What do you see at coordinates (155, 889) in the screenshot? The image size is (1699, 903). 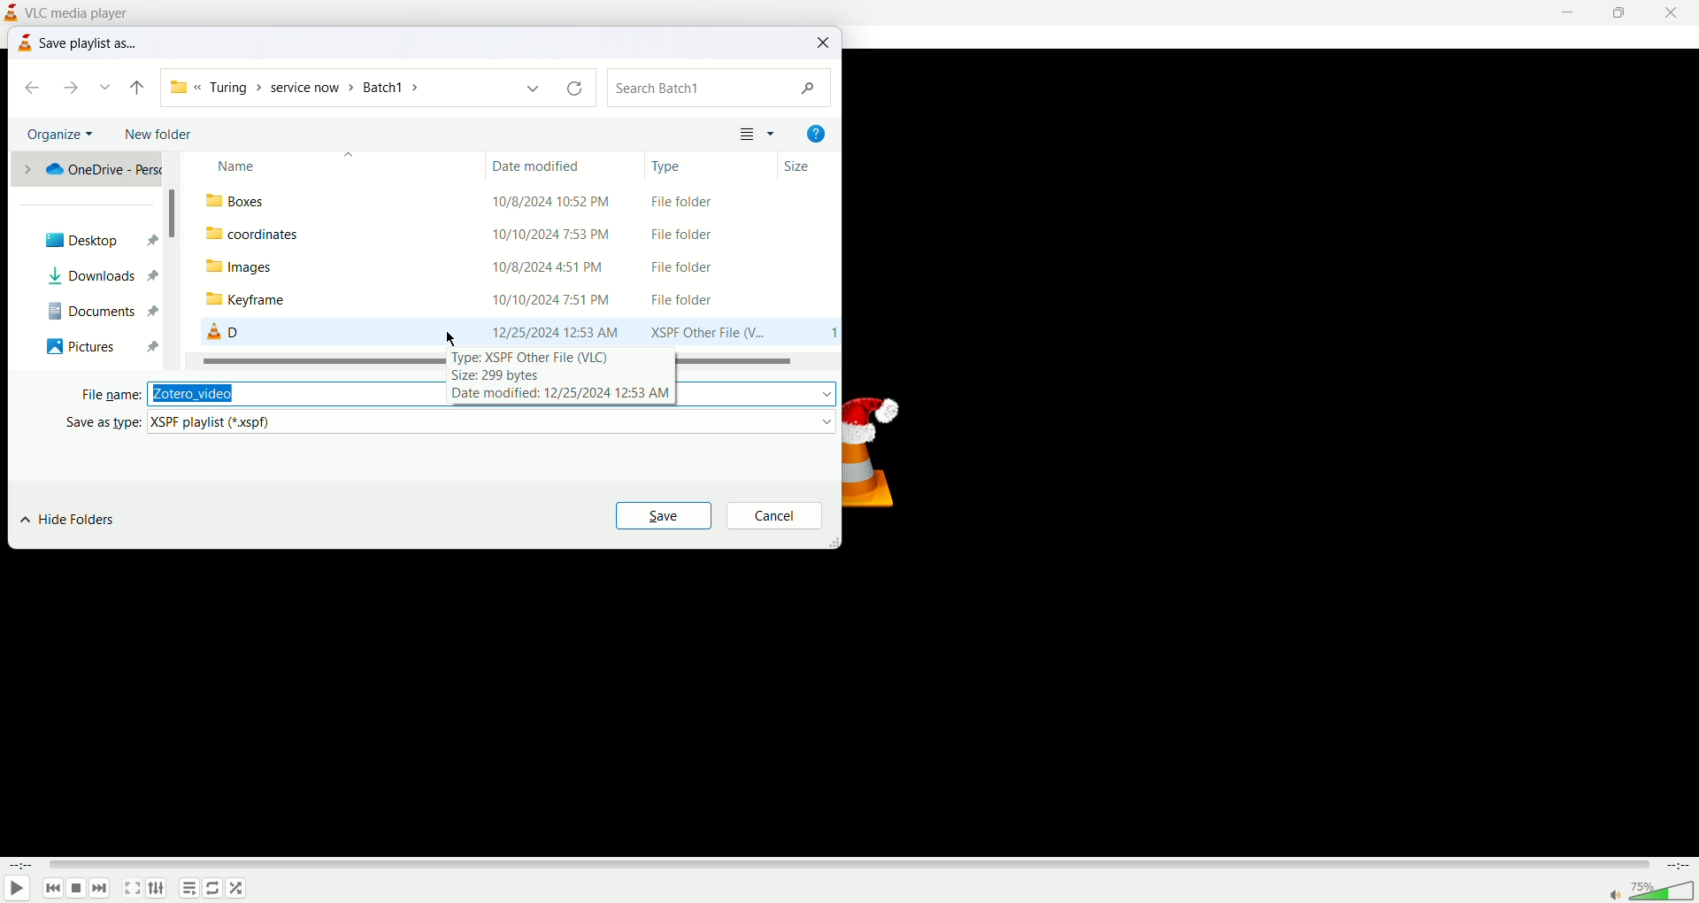 I see `extended settings` at bounding box center [155, 889].